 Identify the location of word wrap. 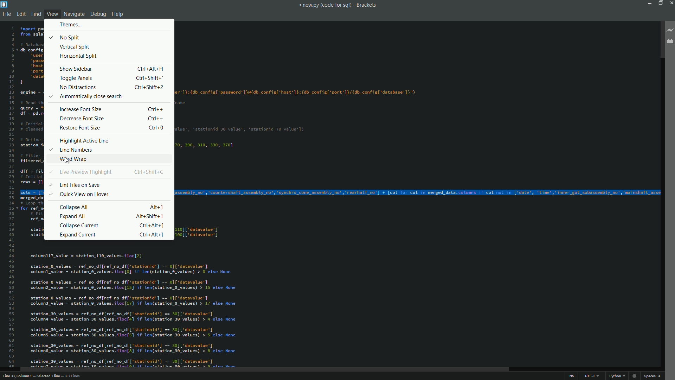
(72, 160).